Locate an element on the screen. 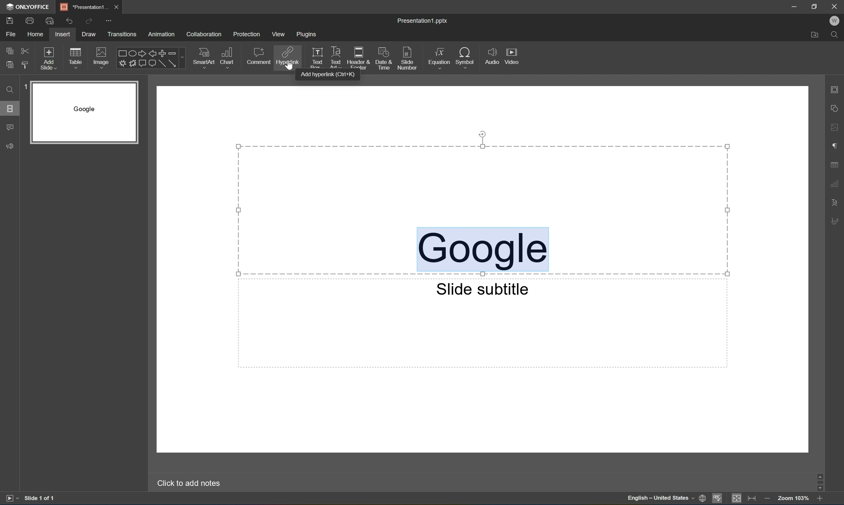  Signature settings is located at coordinates (834, 221).